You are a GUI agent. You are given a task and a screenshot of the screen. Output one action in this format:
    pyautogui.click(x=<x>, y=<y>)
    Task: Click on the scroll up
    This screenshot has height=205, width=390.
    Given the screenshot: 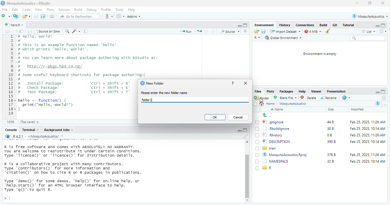 What is the action you would take?
    pyautogui.click(x=246, y=142)
    